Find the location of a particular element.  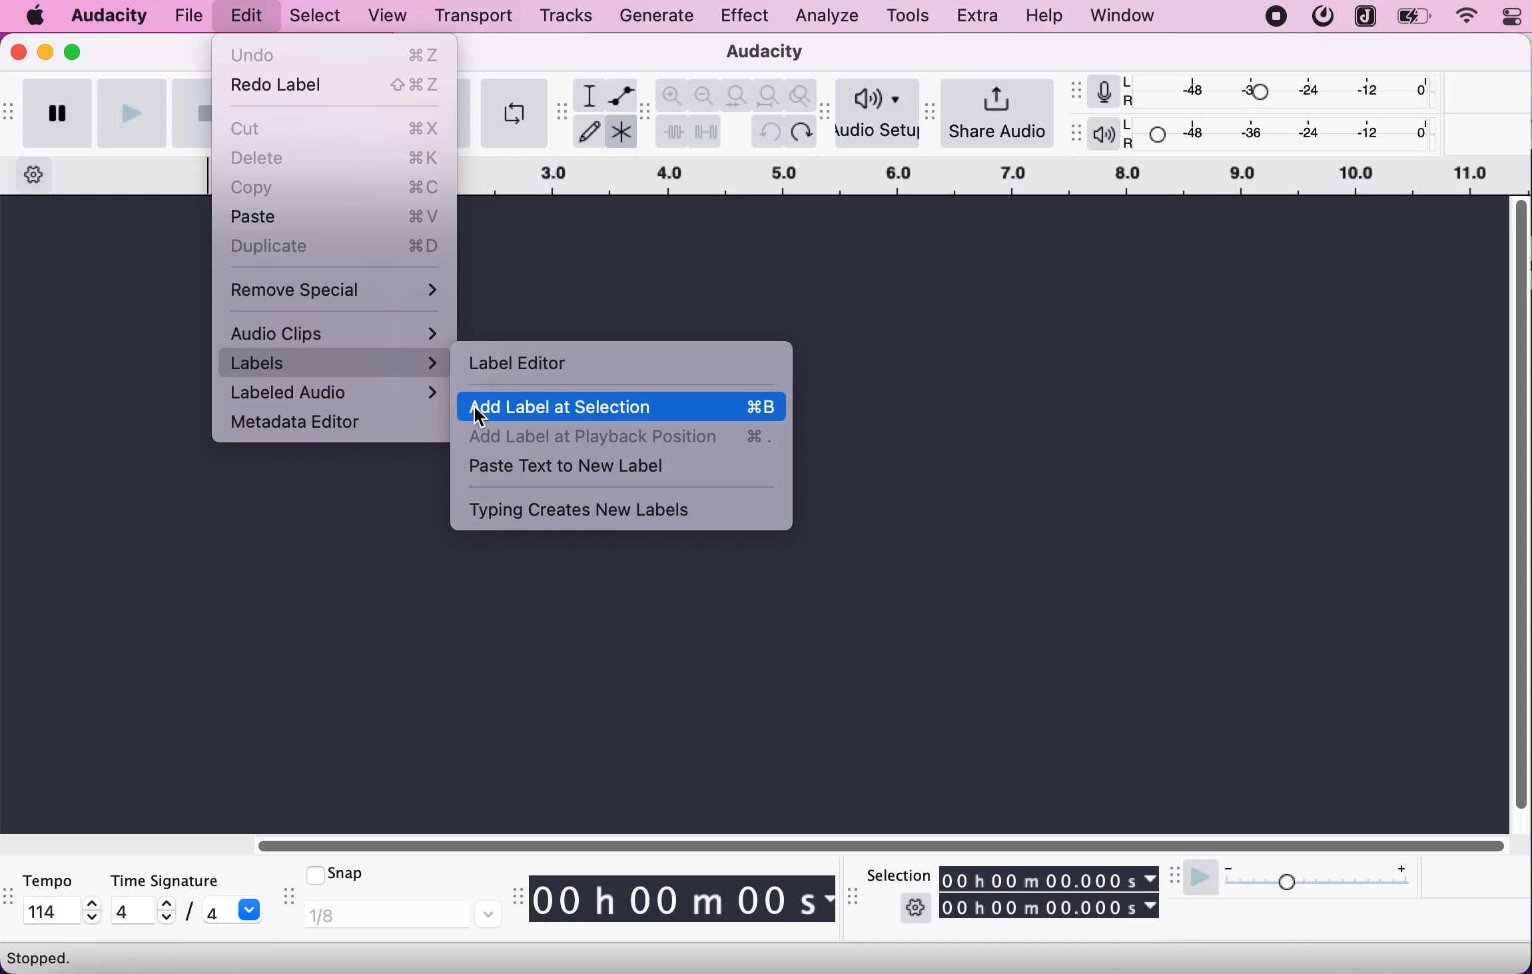

file is located at coordinates (193, 13).